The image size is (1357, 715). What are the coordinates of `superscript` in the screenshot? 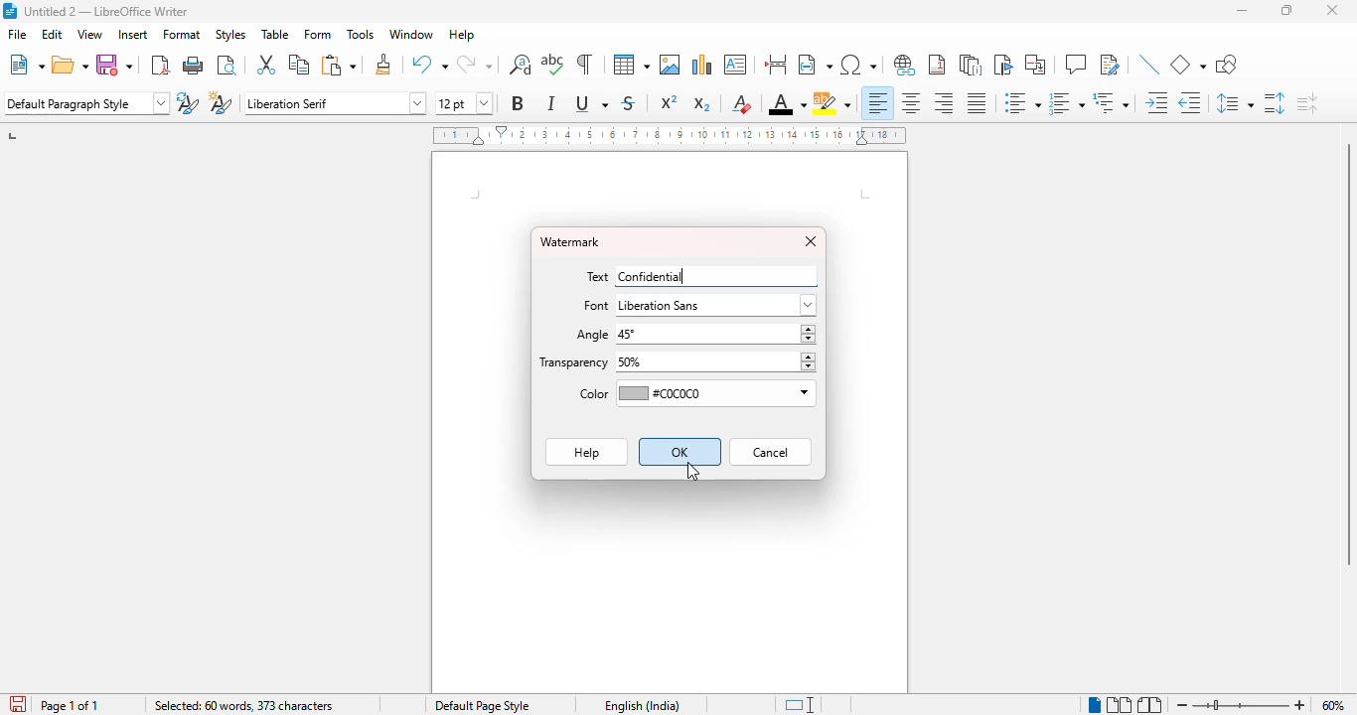 It's located at (669, 101).